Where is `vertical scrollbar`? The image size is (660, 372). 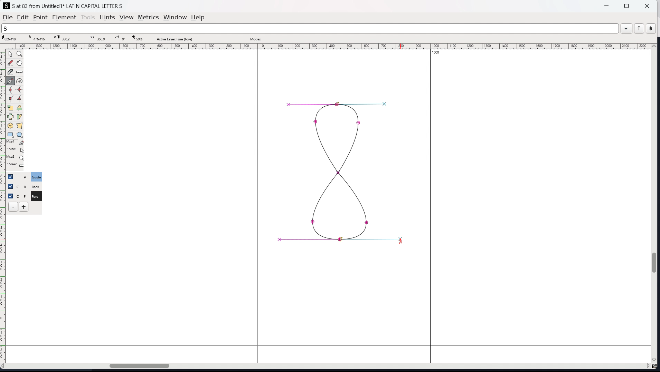
vertical scrollbar is located at coordinates (656, 204).